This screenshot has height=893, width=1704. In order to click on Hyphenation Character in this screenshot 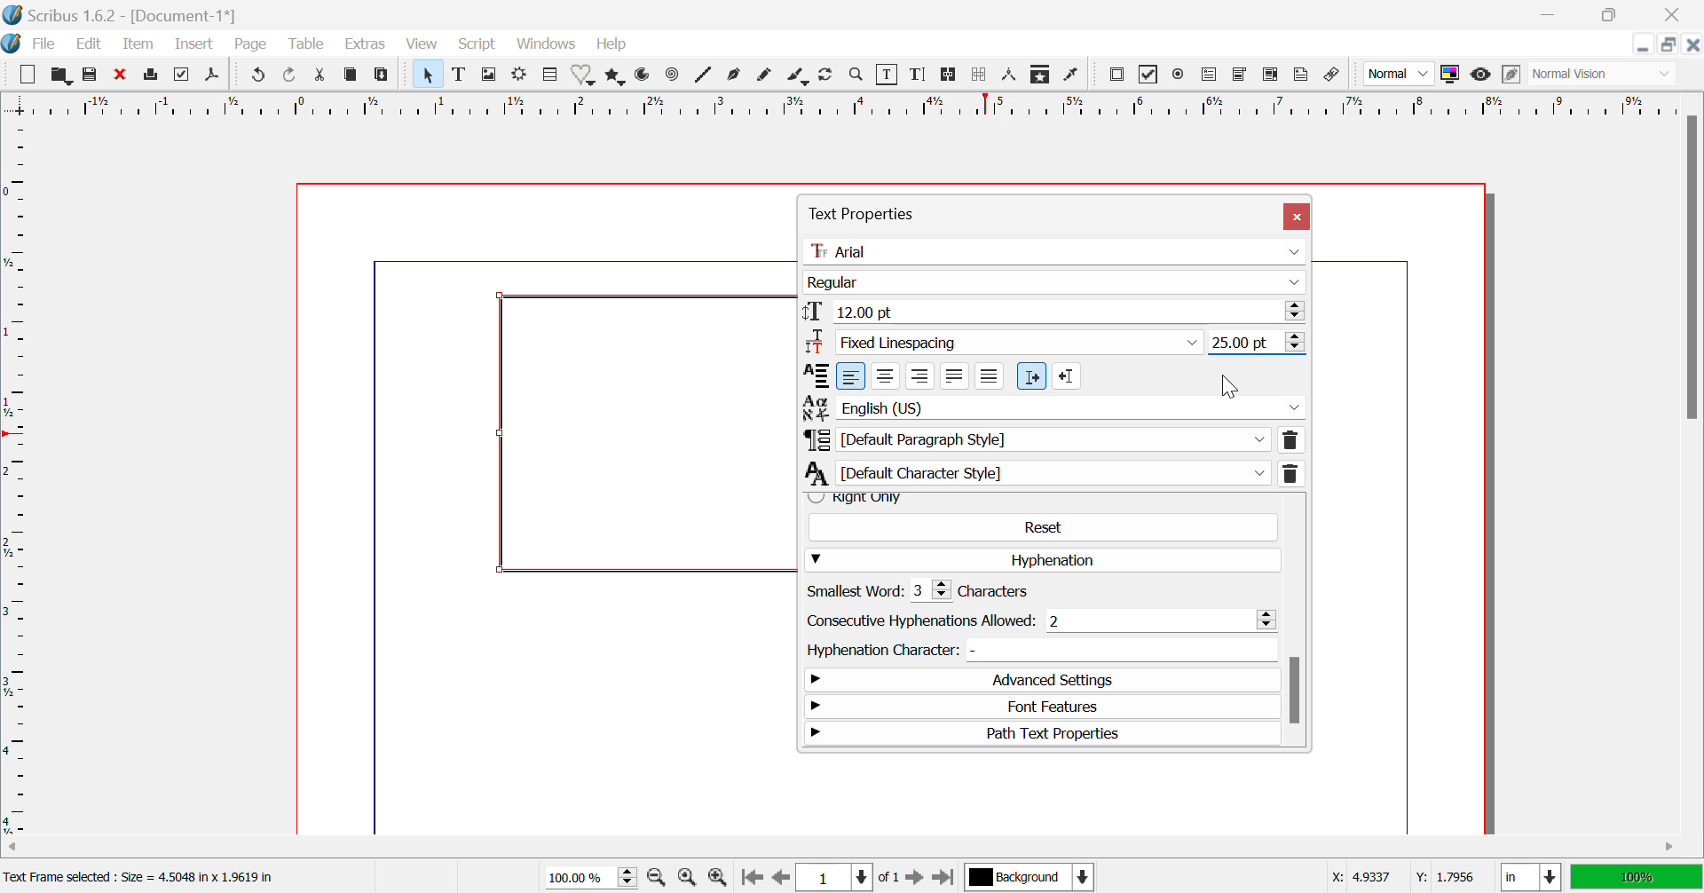, I will do `click(1037, 650)`.